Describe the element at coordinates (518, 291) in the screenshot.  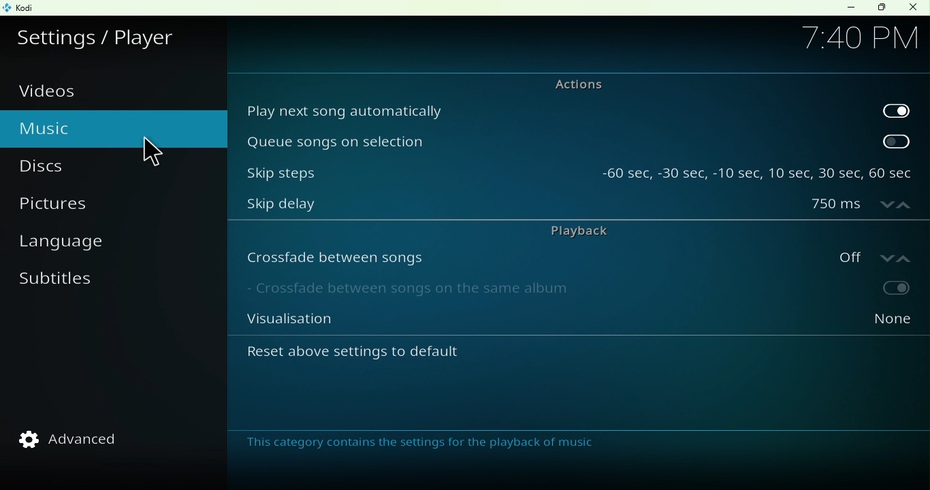
I see `Crossfade between songs on the same album` at that location.